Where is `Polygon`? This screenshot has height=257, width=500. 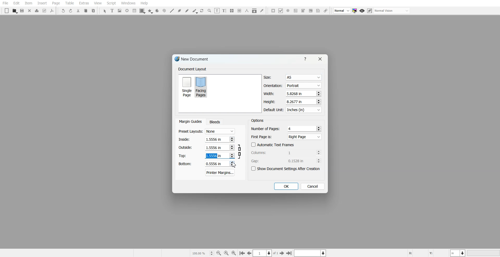
Polygon is located at coordinates (150, 11).